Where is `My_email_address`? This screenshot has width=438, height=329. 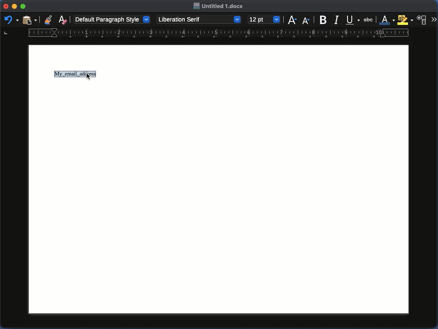 My_email_address is located at coordinates (74, 75).